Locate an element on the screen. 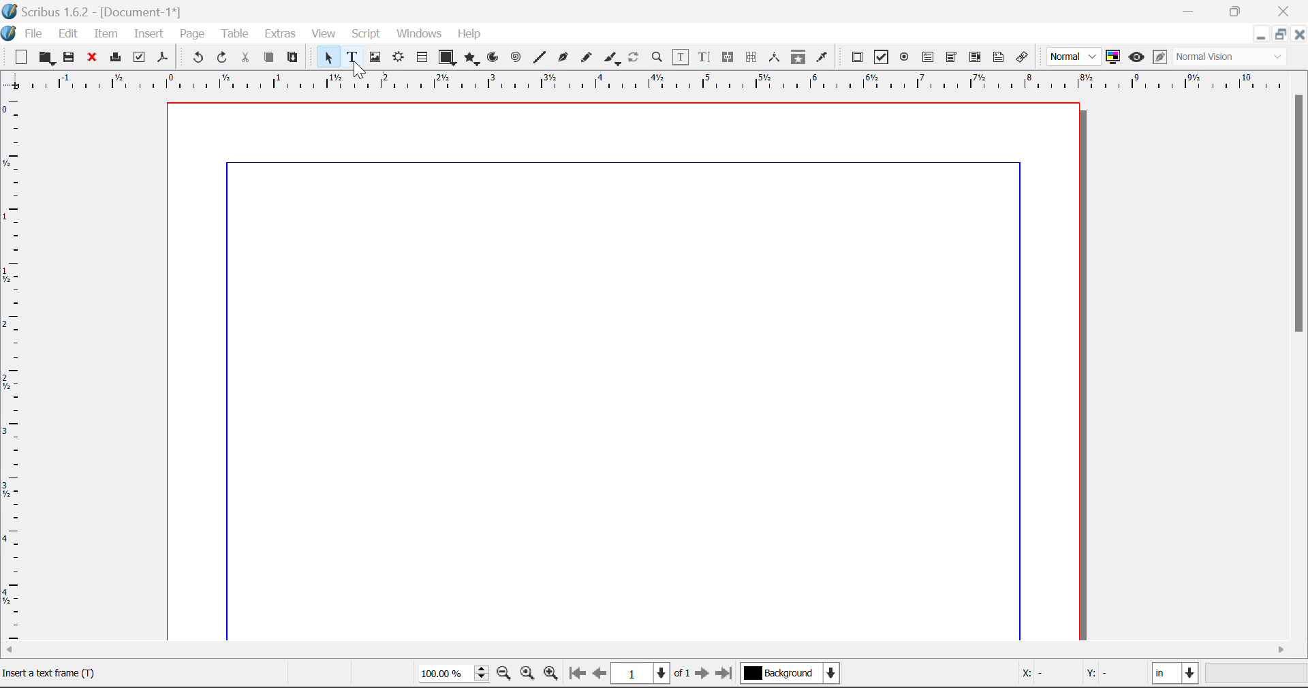 Image resolution: width=1308 pixels, height=688 pixels. Minimize is located at coordinates (1280, 34).